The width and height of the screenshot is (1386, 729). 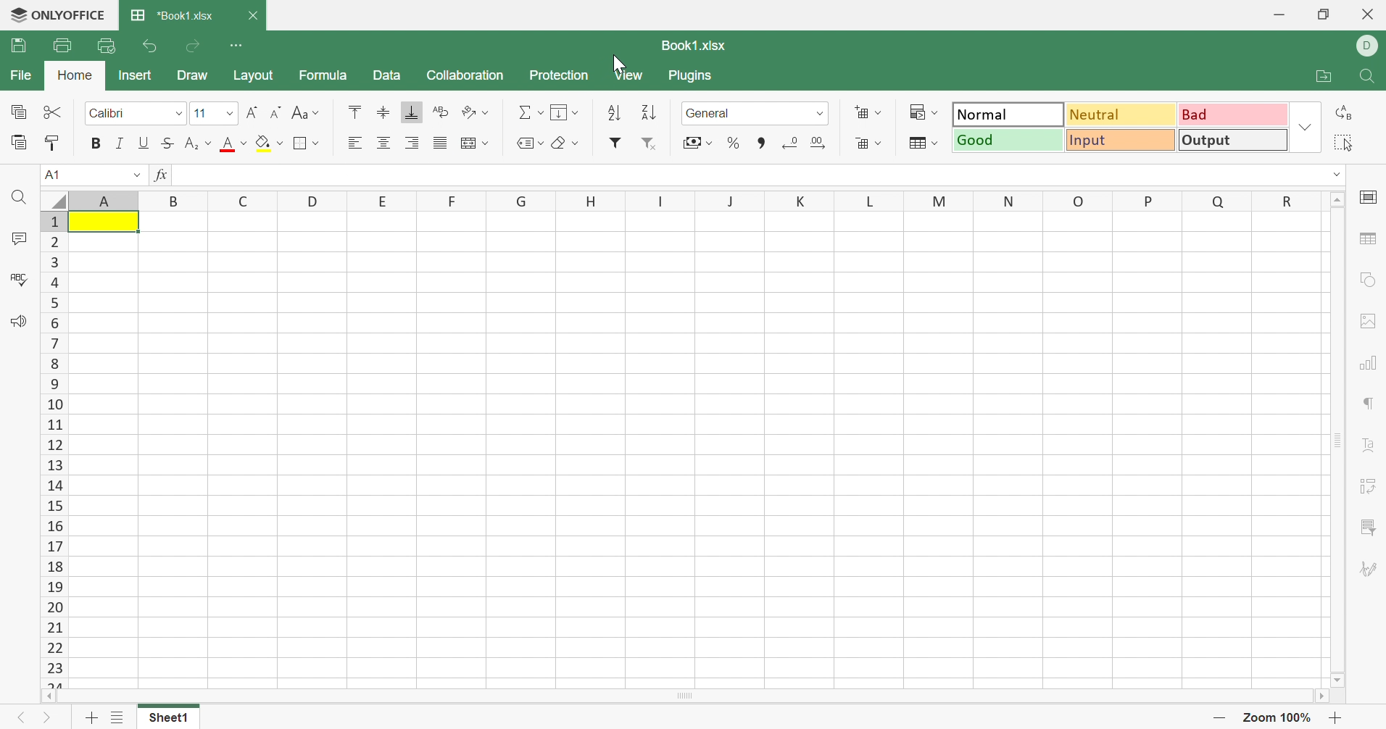 I want to click on Align Center, so click(x=382, y=141).